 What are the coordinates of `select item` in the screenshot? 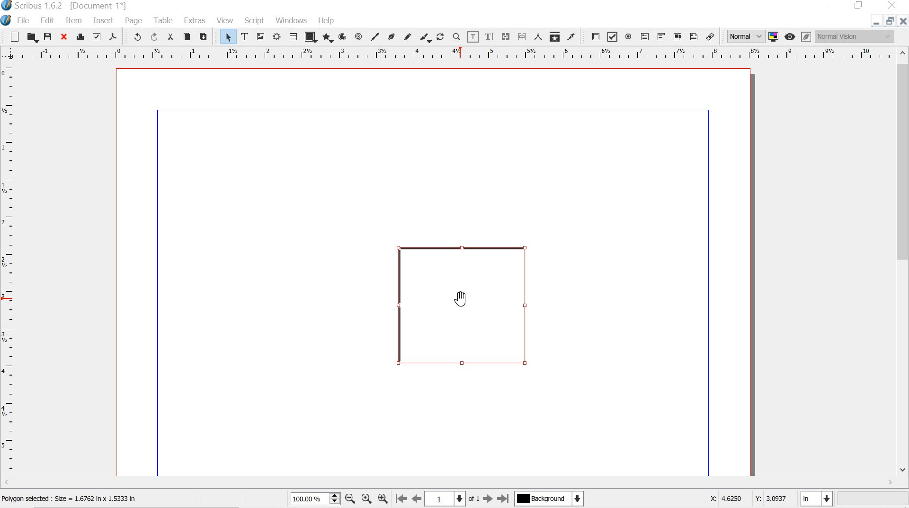 It's located at (228, 37).